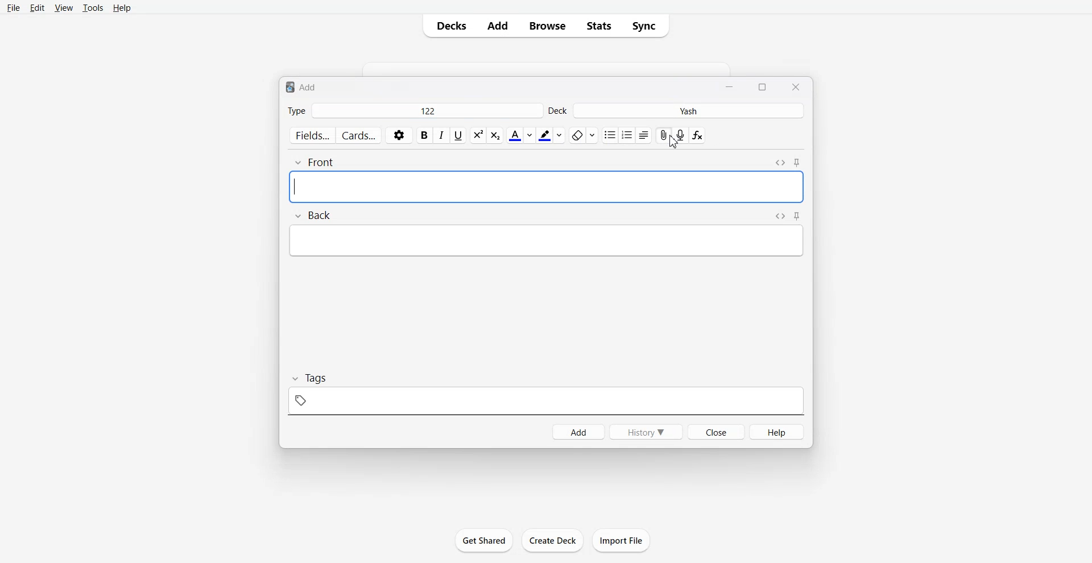  Describe the element at coordinates (644, 136) in the screenshot. I see `Alignment` at that location.